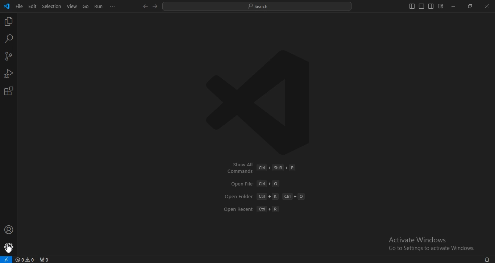 The width and height of the screenshot is (495, 263). What do you see at coordinates (9, 229) in the screenshot?
I see `accounts` at bounding box center [9, 229].